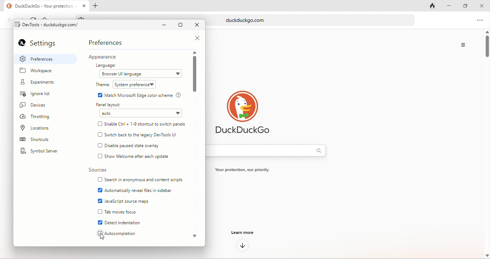 This screenshot has width=490, height=259. Describe the element at coordinates (40, 72) in the screenshot. I see `workspace` at that location.